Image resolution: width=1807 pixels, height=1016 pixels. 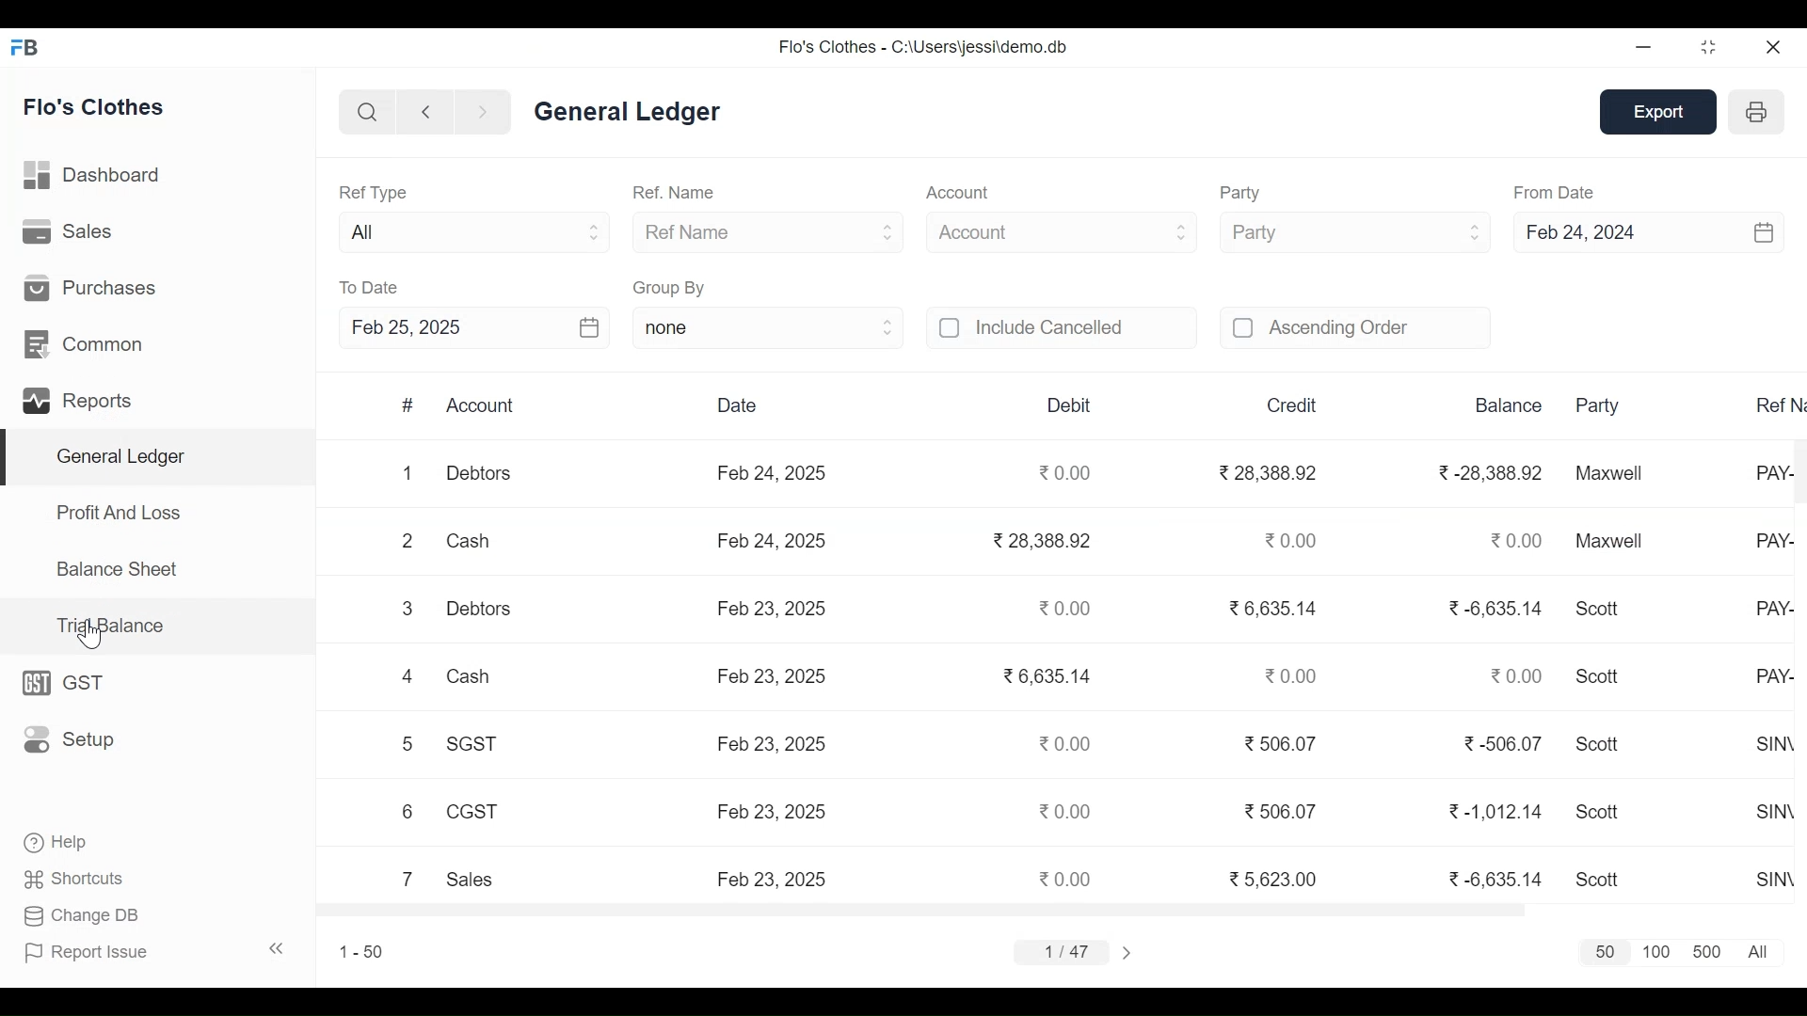 I want to click on 0.00, so click(x=1290, y=539).